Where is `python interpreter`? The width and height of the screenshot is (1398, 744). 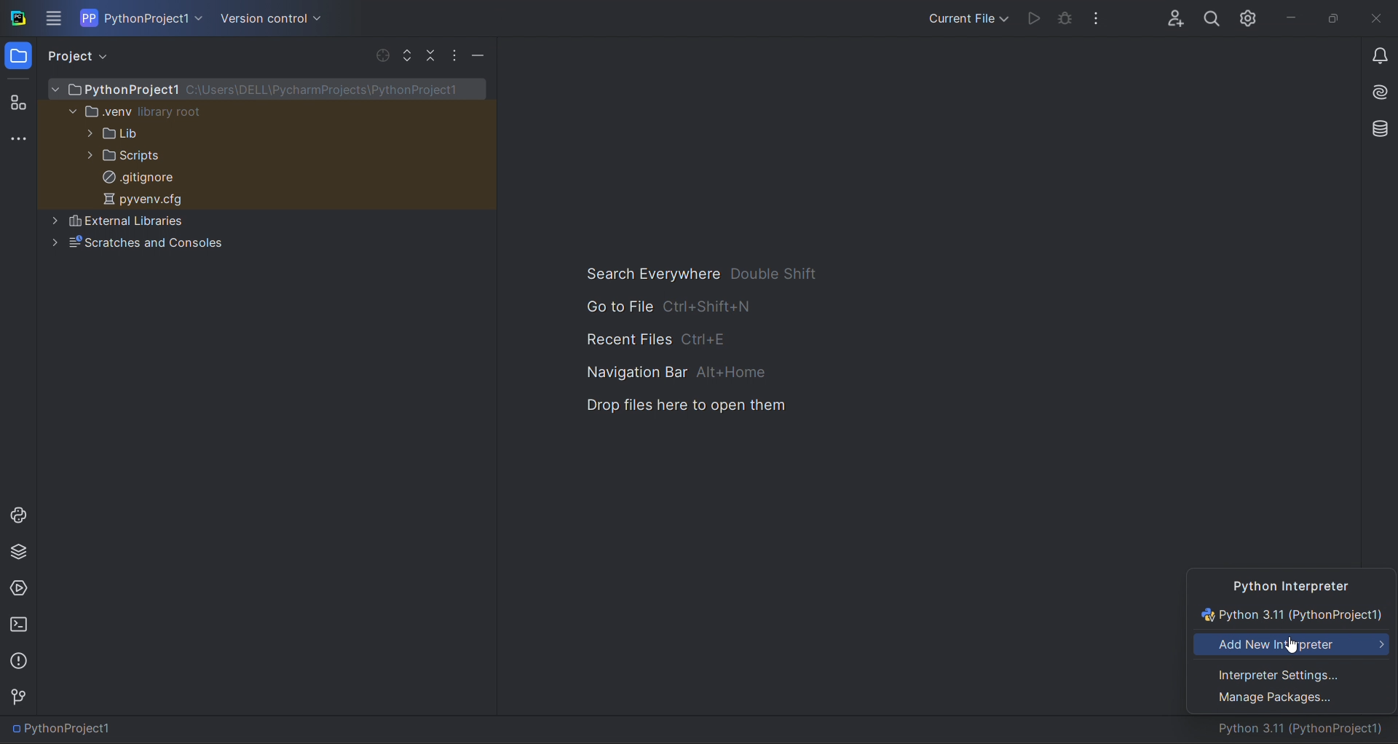
python interpreter is located at coordinates (1292, 585).